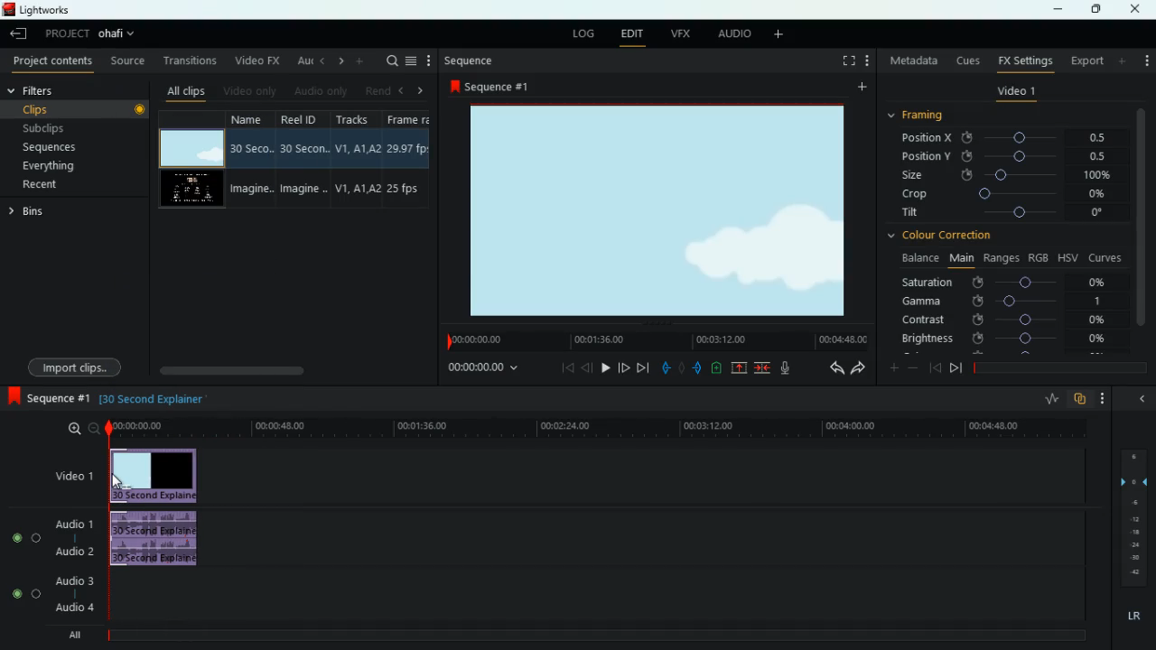  What do you see at coordinates (1002, 320) in the screenshot?
I see `contrast` at bounding box center [1002, 320].